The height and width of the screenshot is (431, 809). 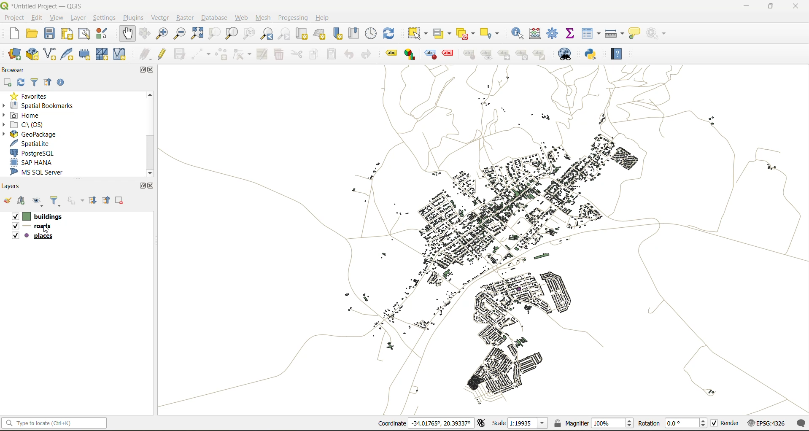 I want to click on new map view, so click(x=302, y=35).